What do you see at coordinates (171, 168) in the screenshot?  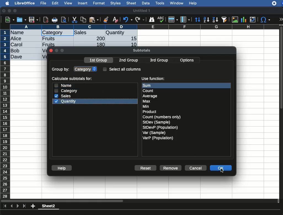 I see `remove` at bounding box center [171, 168].